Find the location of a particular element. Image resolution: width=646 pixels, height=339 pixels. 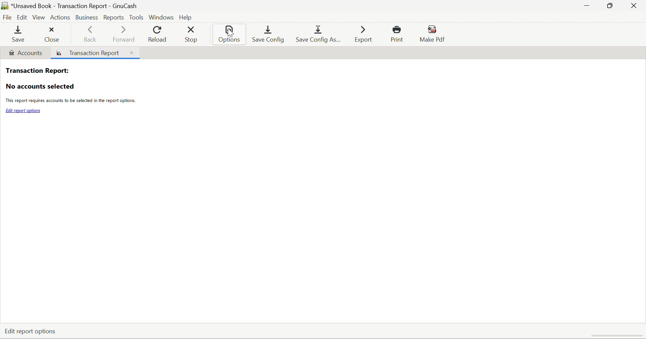

Accounts is located at coordinates (25, 53).